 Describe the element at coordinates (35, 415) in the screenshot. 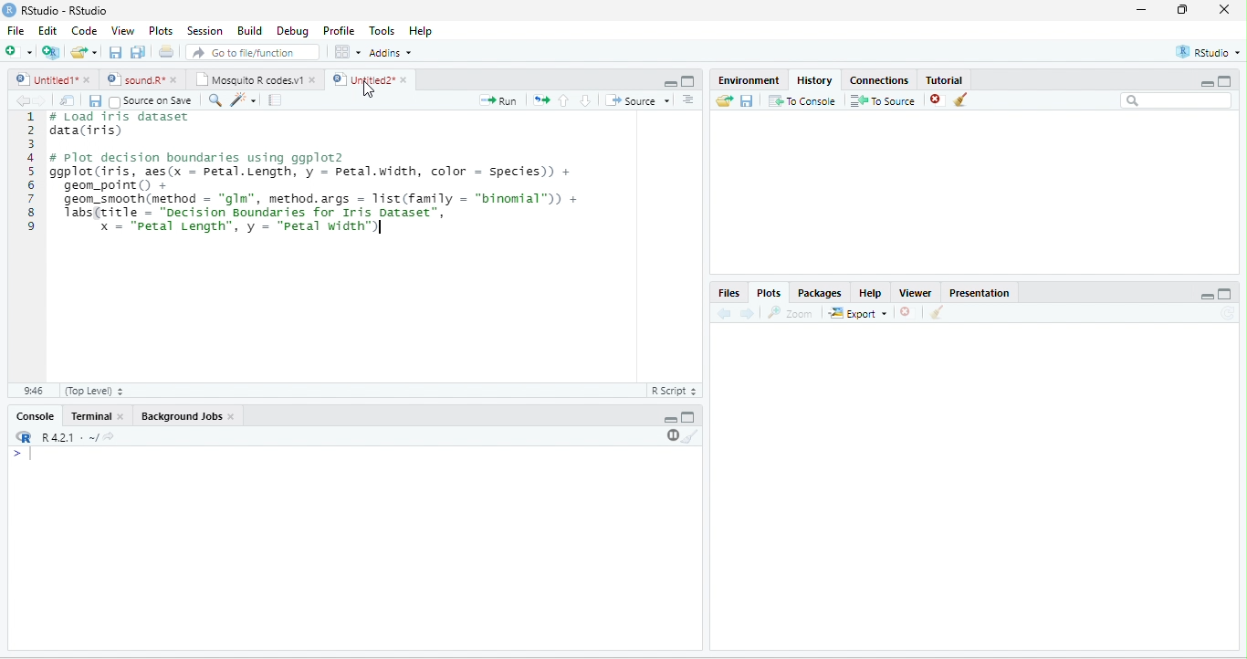

I see `Console` at that location.